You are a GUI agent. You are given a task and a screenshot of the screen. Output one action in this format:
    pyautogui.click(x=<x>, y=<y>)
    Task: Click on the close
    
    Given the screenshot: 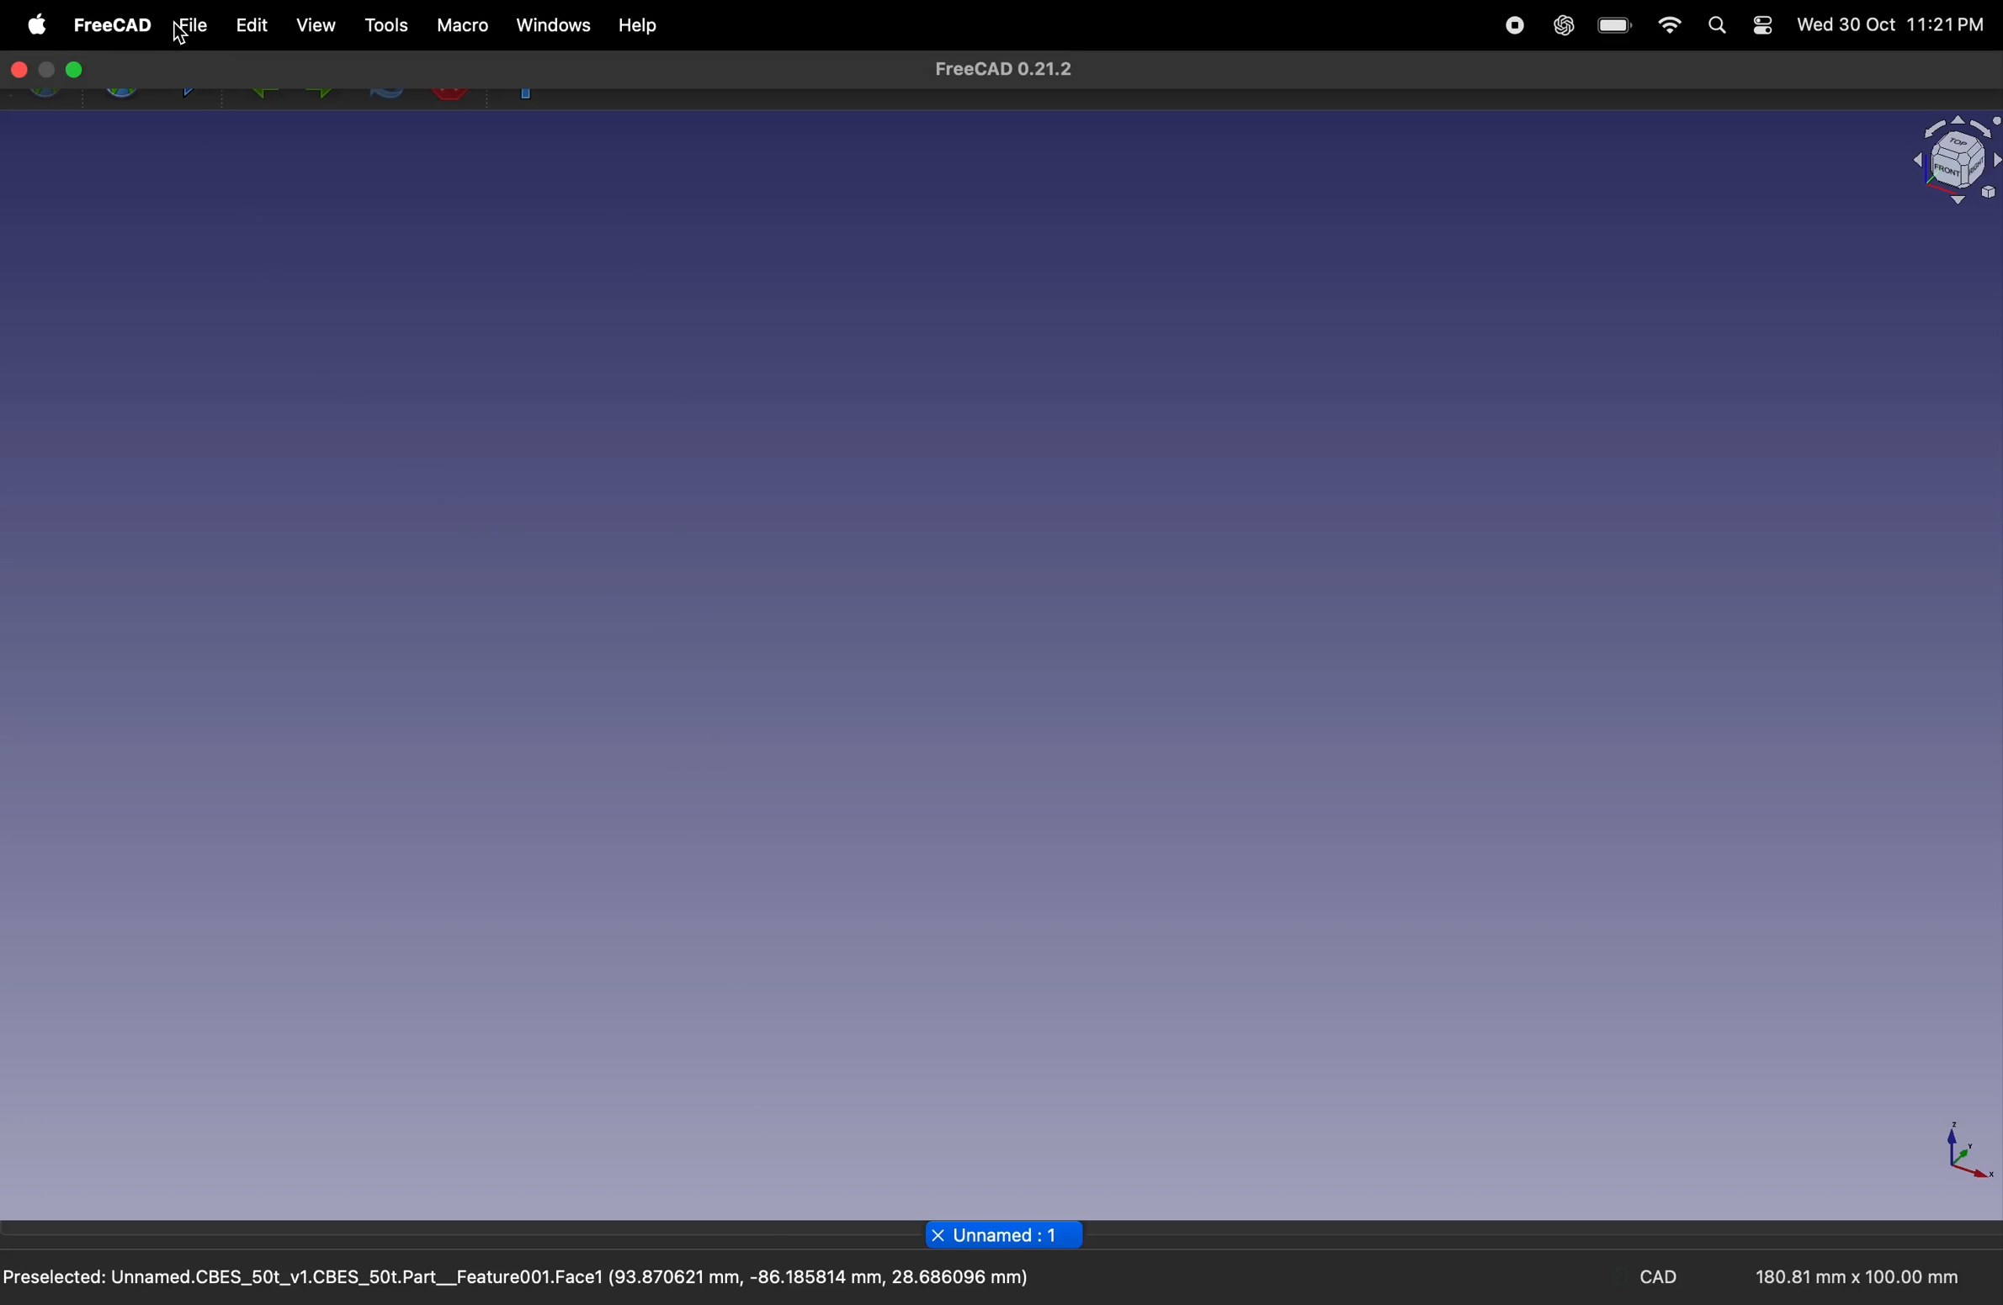 What is the action you would take?
    pyautogui.click(x=19, y=72)
    